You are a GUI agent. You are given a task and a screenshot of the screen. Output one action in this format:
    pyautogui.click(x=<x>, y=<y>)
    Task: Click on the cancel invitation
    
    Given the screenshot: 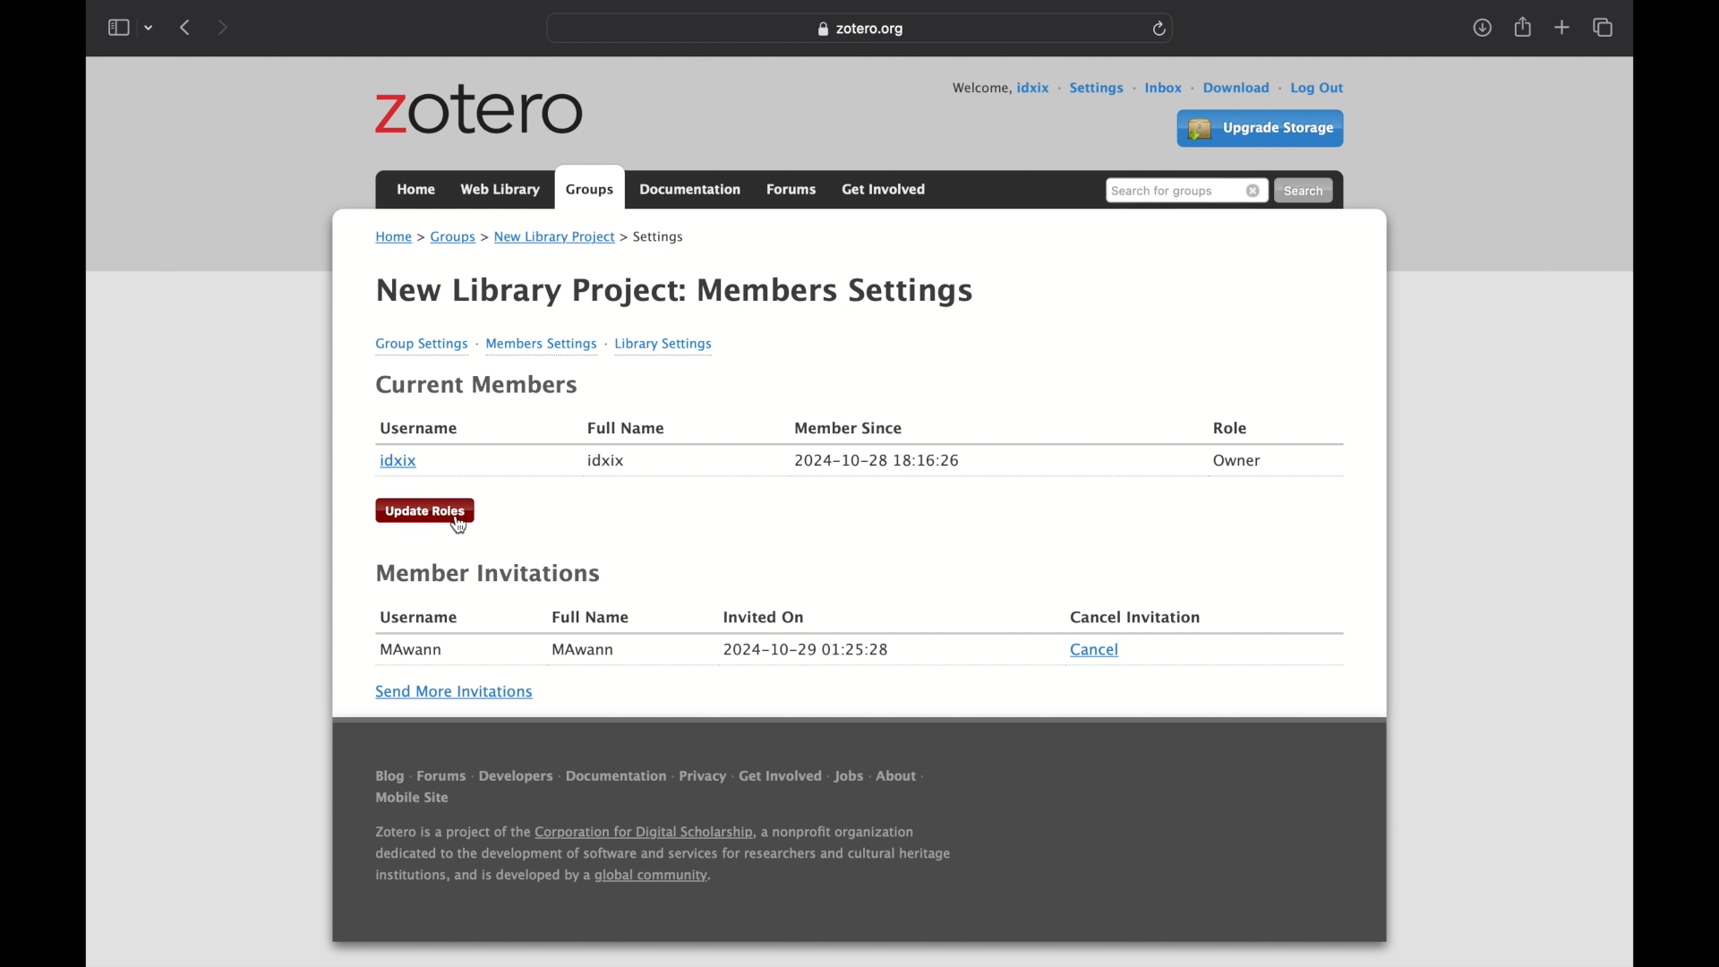 What is the action you would take?
    pyautogui.click(x=1135, y=620)
    